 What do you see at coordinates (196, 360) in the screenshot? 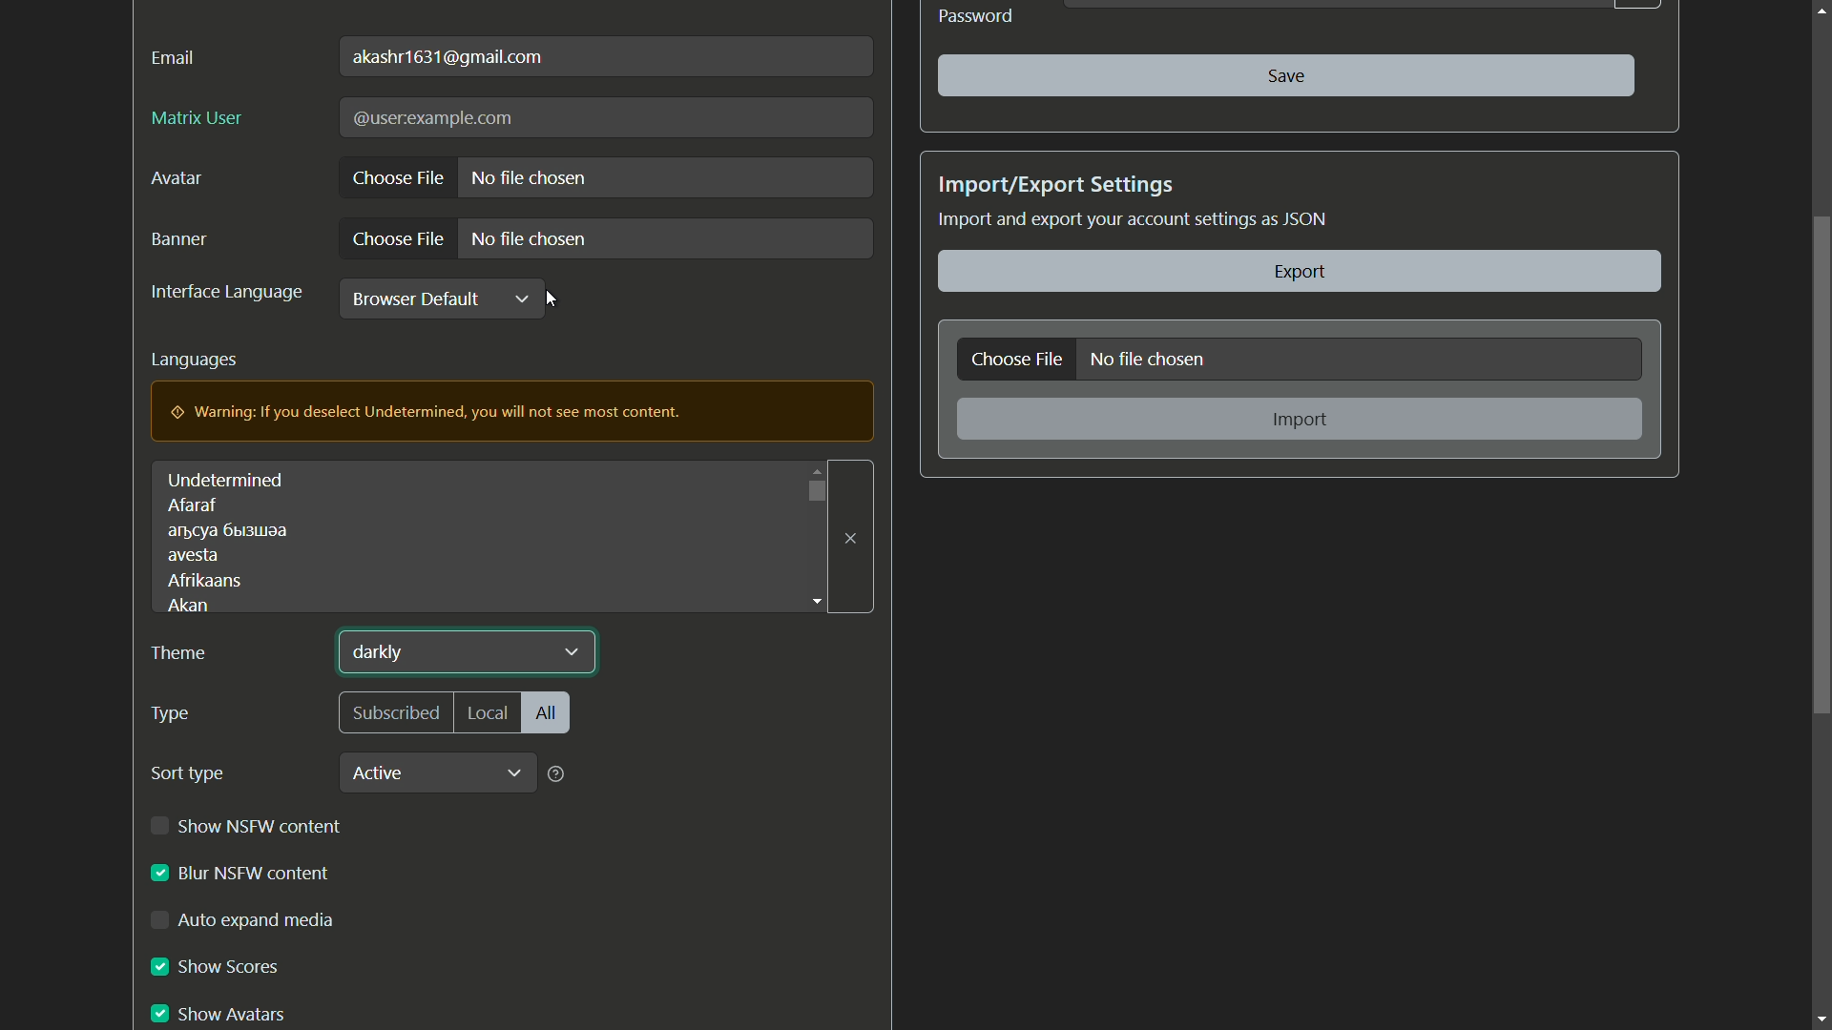
I see `languages` at bounding box center [196, 360].